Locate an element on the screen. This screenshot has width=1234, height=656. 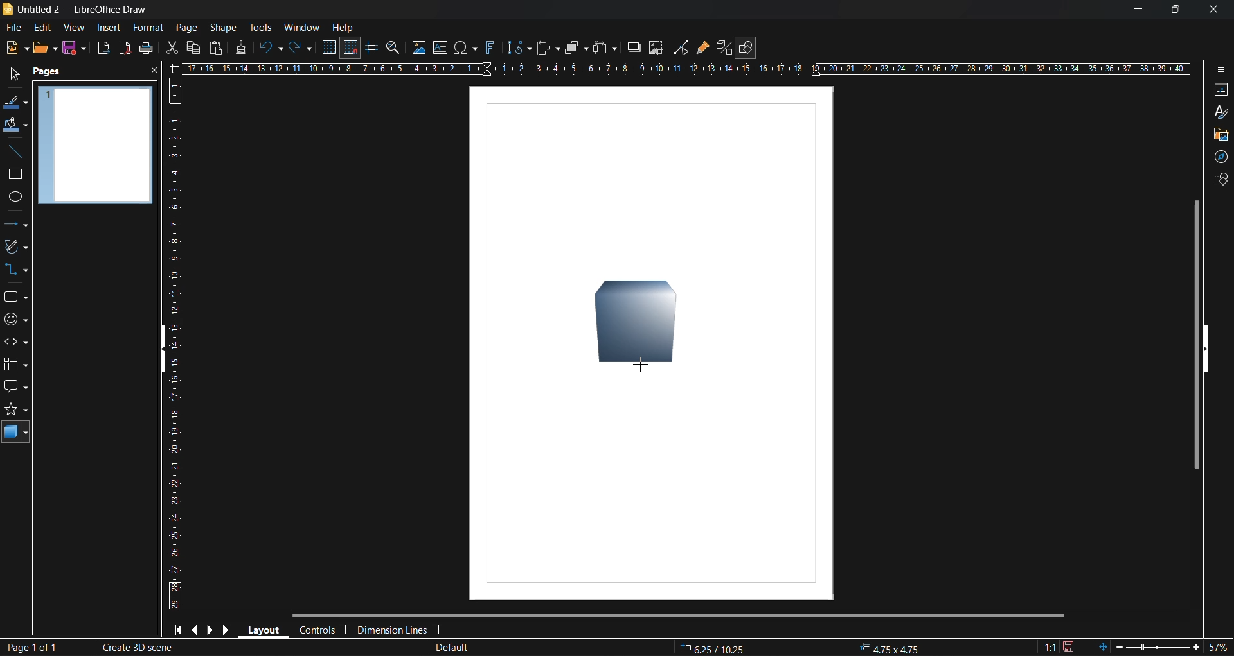
textbox is located at coordinates (442, 47).